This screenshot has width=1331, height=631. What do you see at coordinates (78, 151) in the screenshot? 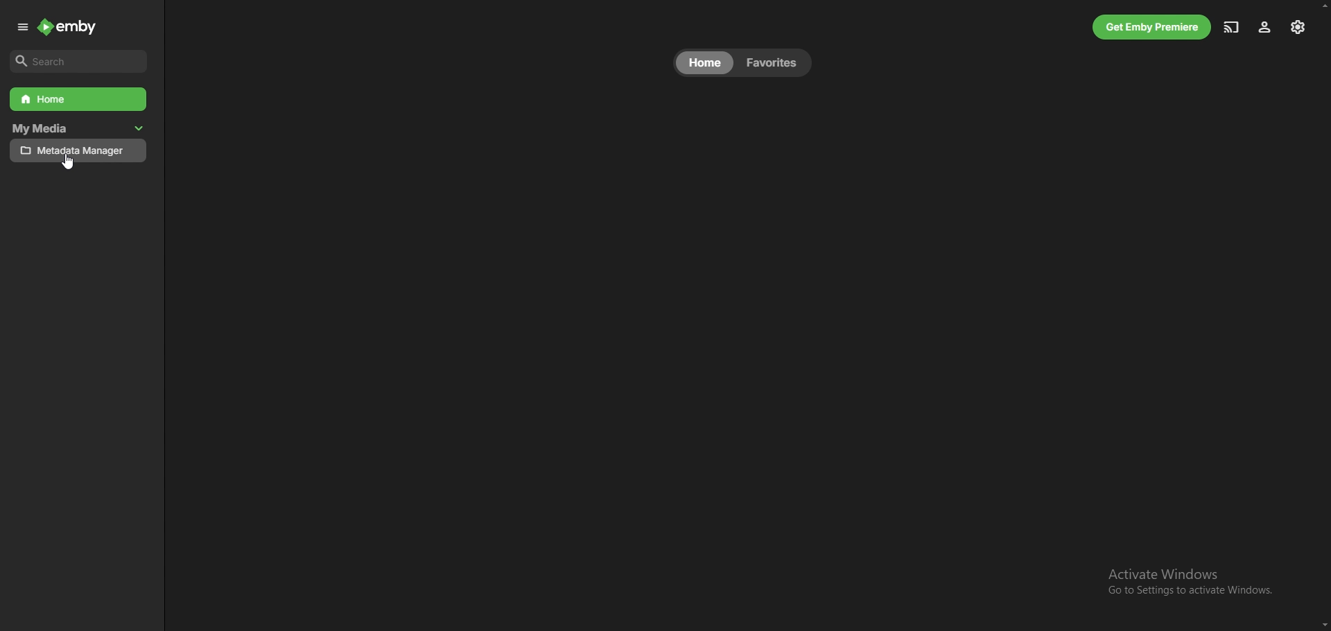
I see `metadata manager` at bounding box center [78, 151].